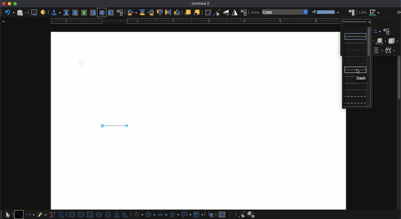 The width and height of the screenshot is (401, 219). What do you see at coordinates (168, 12) in the screenshot?
I see `center` at bounding box center [168, 12].